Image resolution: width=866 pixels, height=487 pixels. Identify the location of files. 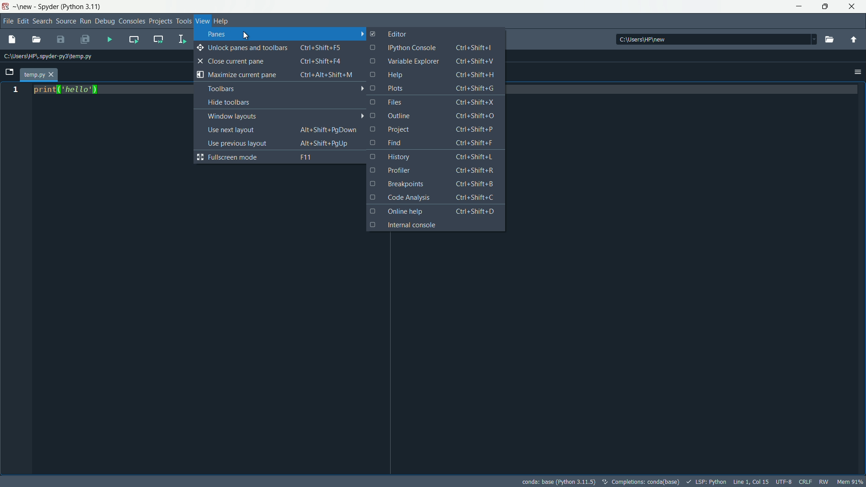
(436, 103).